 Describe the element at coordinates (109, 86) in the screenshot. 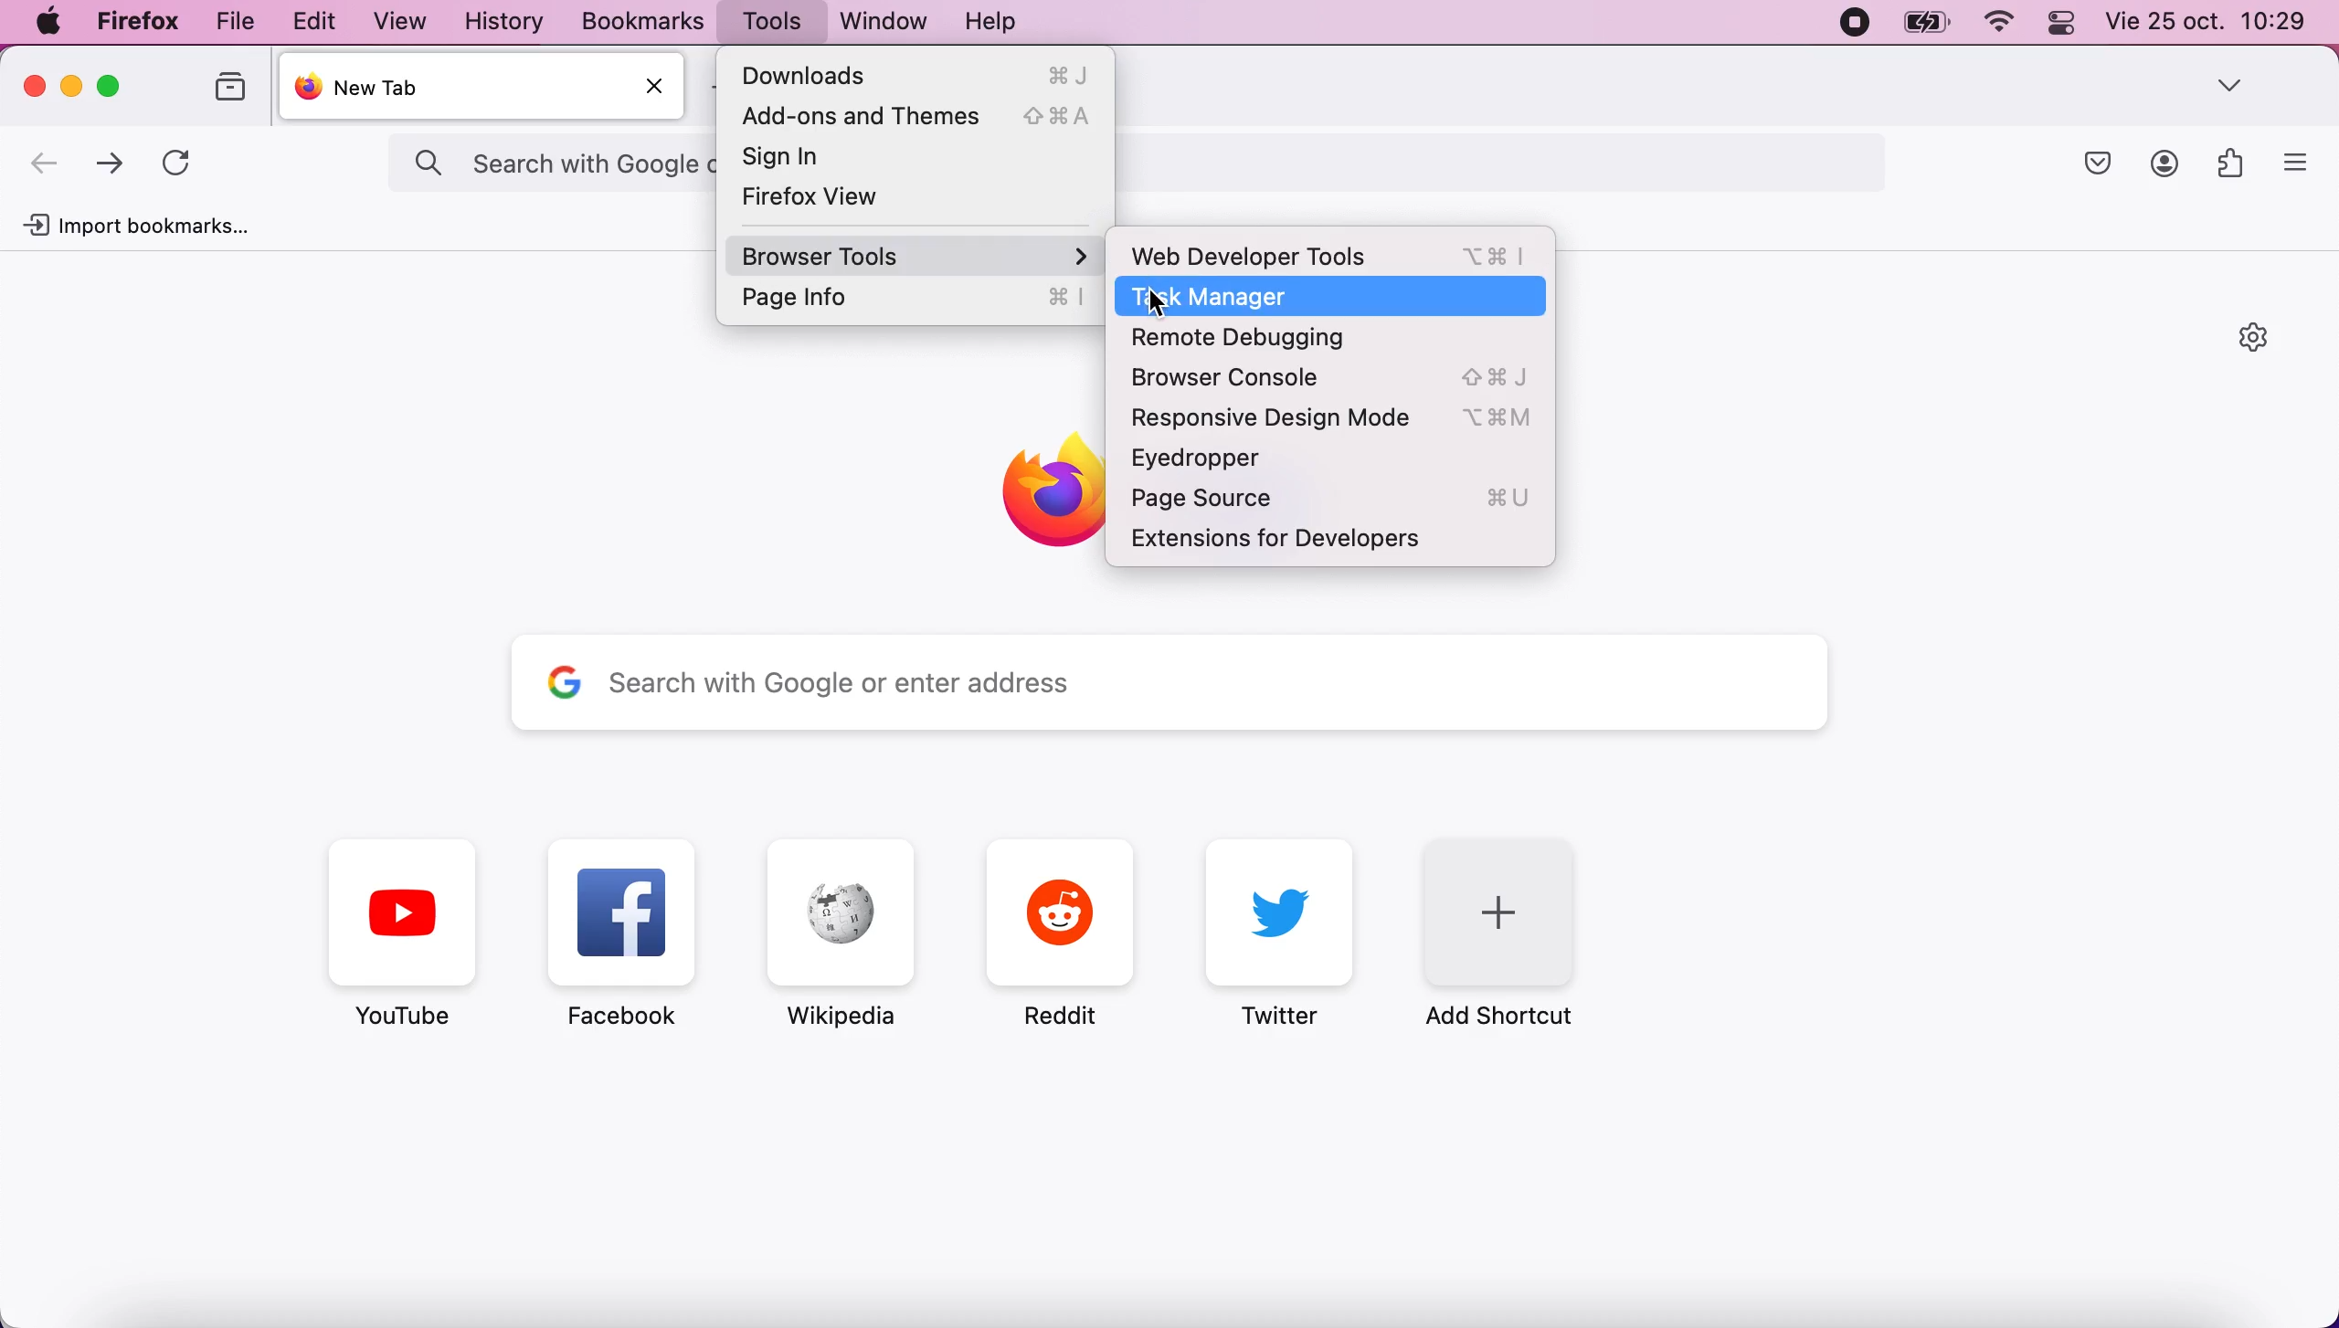

I see `Maximize` at that location.